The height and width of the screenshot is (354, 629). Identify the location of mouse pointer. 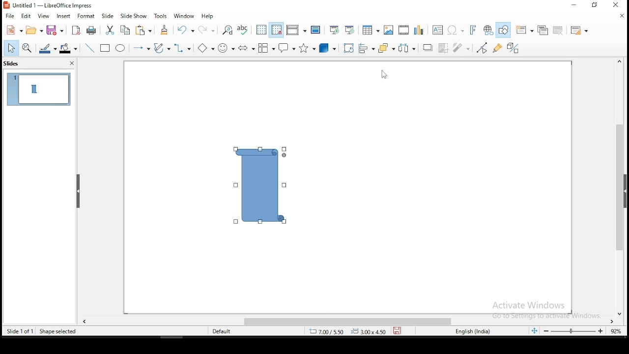
(259, 179).